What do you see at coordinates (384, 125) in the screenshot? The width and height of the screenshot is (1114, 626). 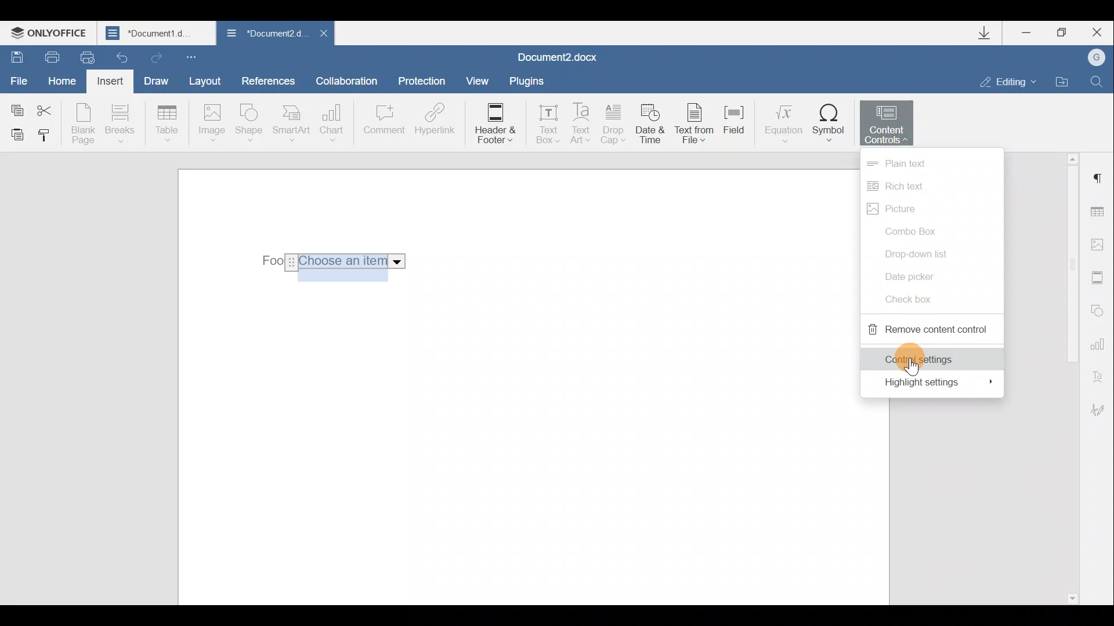 I see `Comment` at bounding box center [384, 125].